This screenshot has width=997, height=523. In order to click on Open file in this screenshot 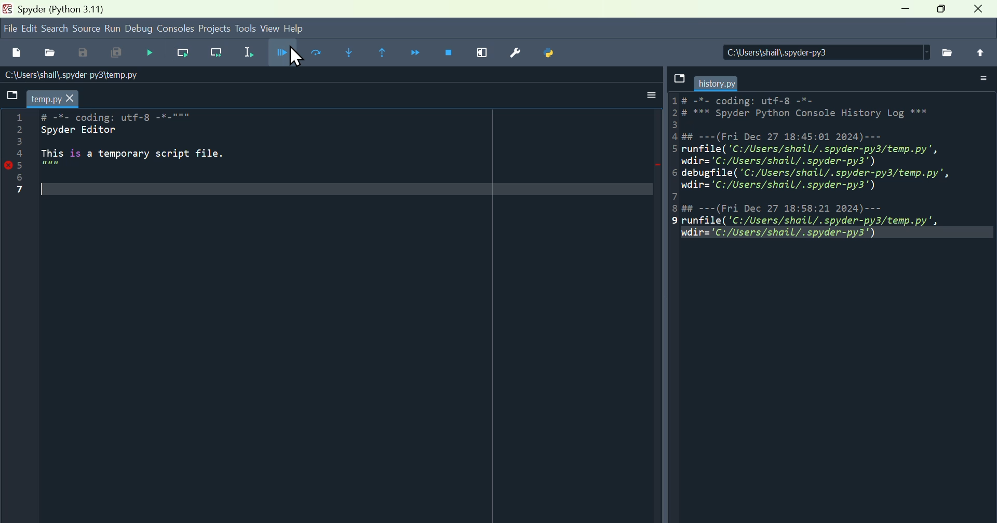, I will do `click(50, 55)`.